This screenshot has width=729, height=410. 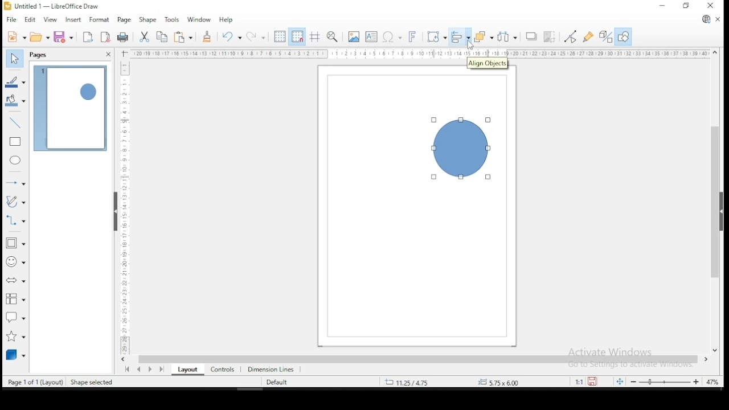 I want to click on show grids, so click(x=279, y=38).